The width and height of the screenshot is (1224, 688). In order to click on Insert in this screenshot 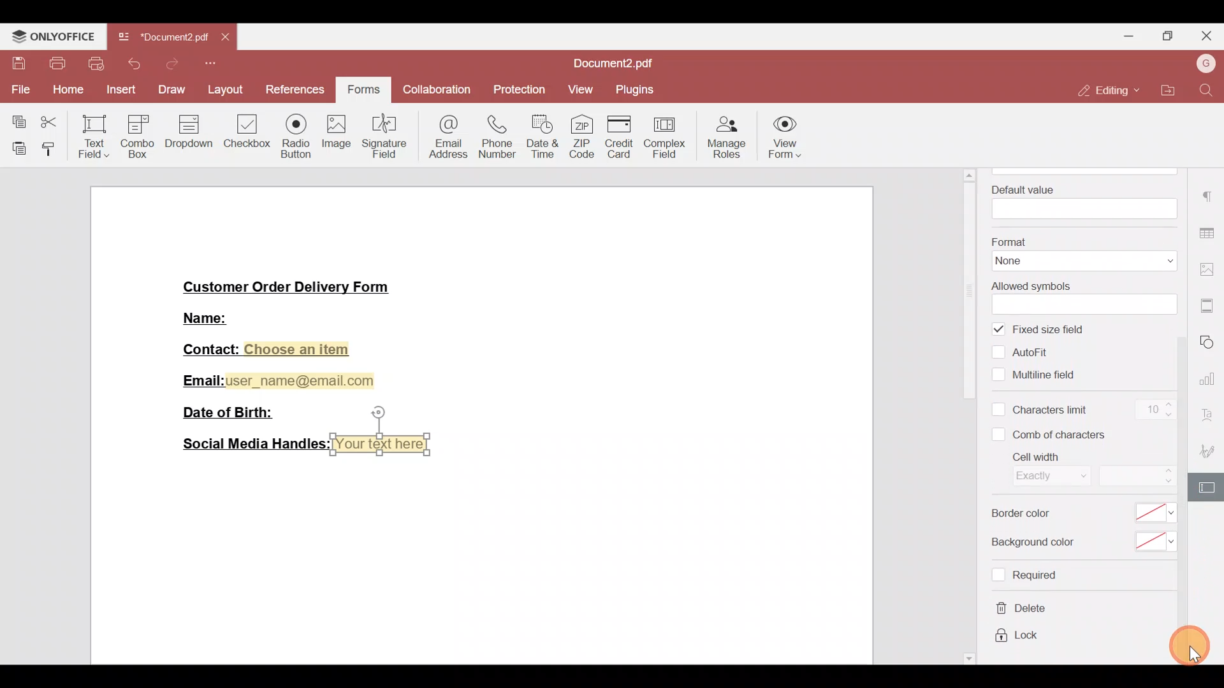, I will do `click(119, 90)`.